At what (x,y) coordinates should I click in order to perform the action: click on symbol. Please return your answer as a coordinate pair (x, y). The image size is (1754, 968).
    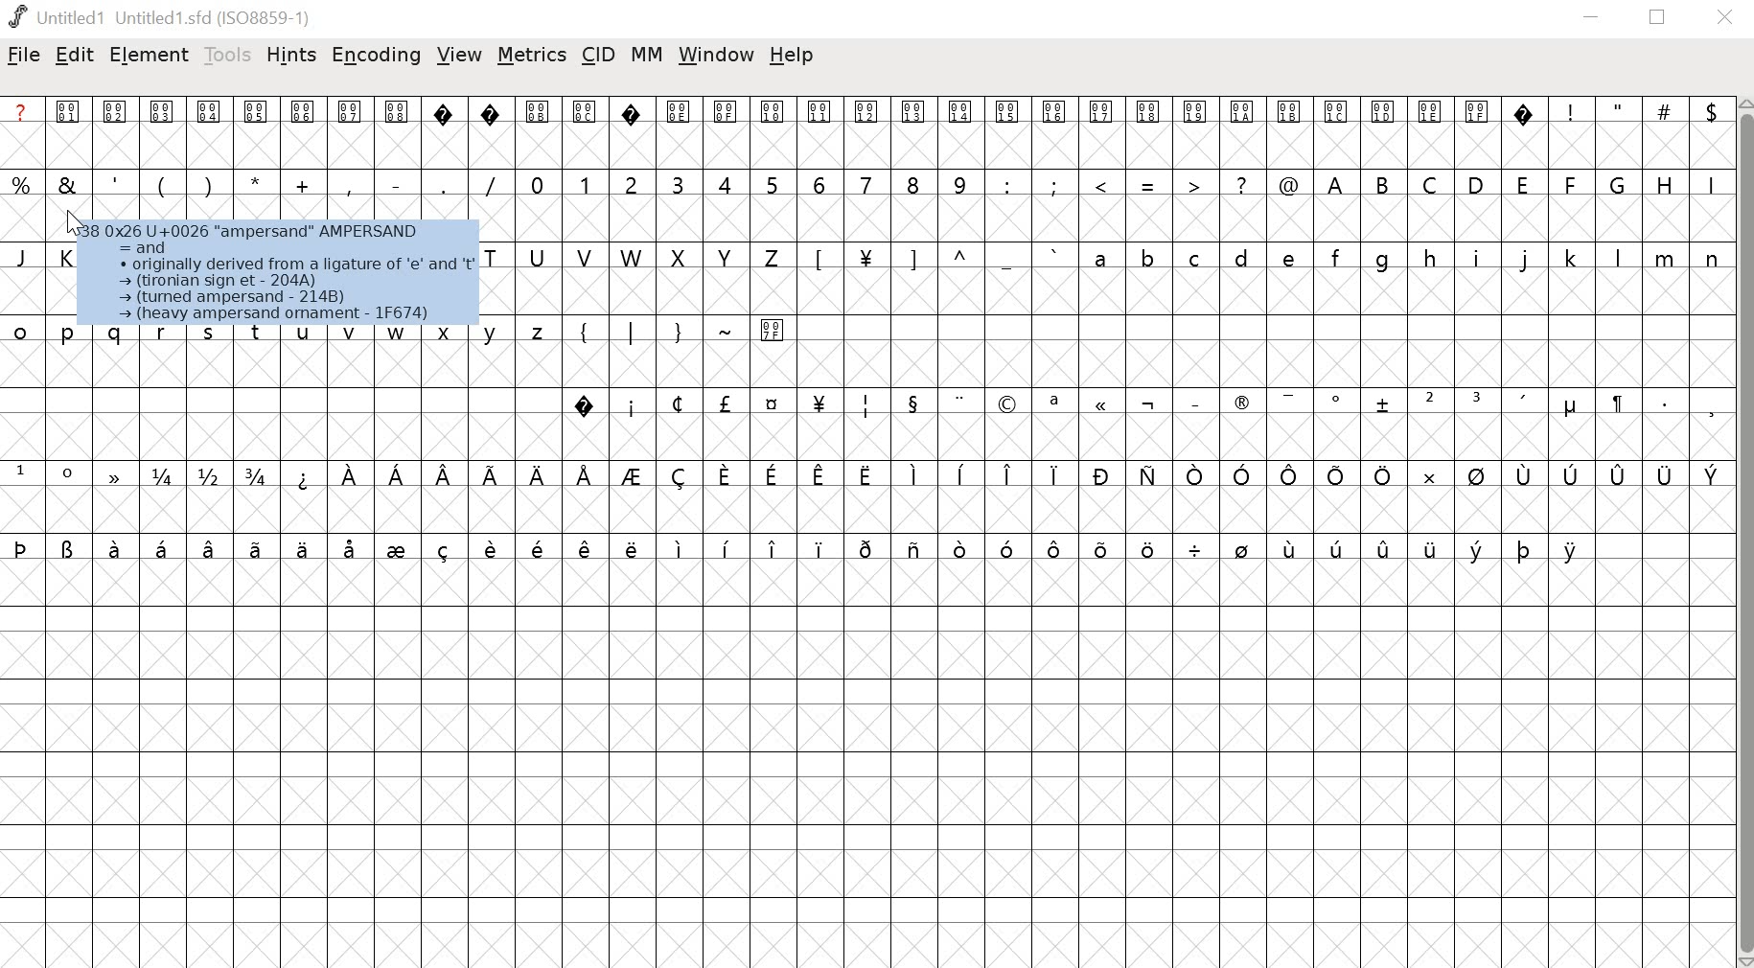
    Looking at the image, I should click on (1292, 547).